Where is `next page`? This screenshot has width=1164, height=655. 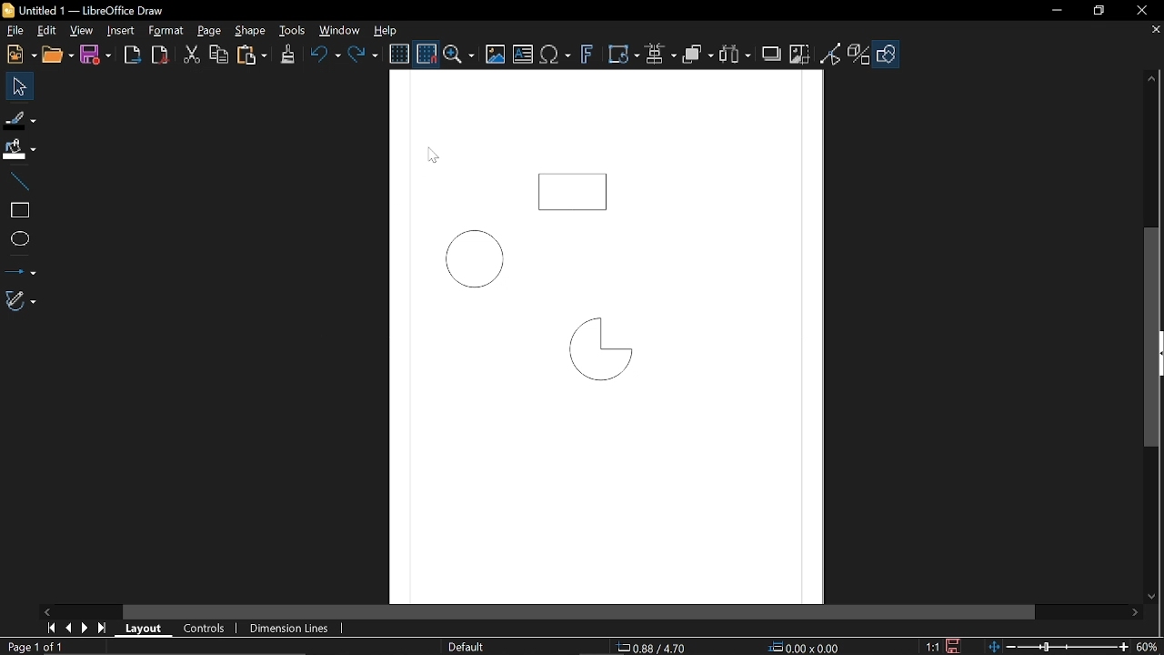 next page is located at coordinates (81, 628).